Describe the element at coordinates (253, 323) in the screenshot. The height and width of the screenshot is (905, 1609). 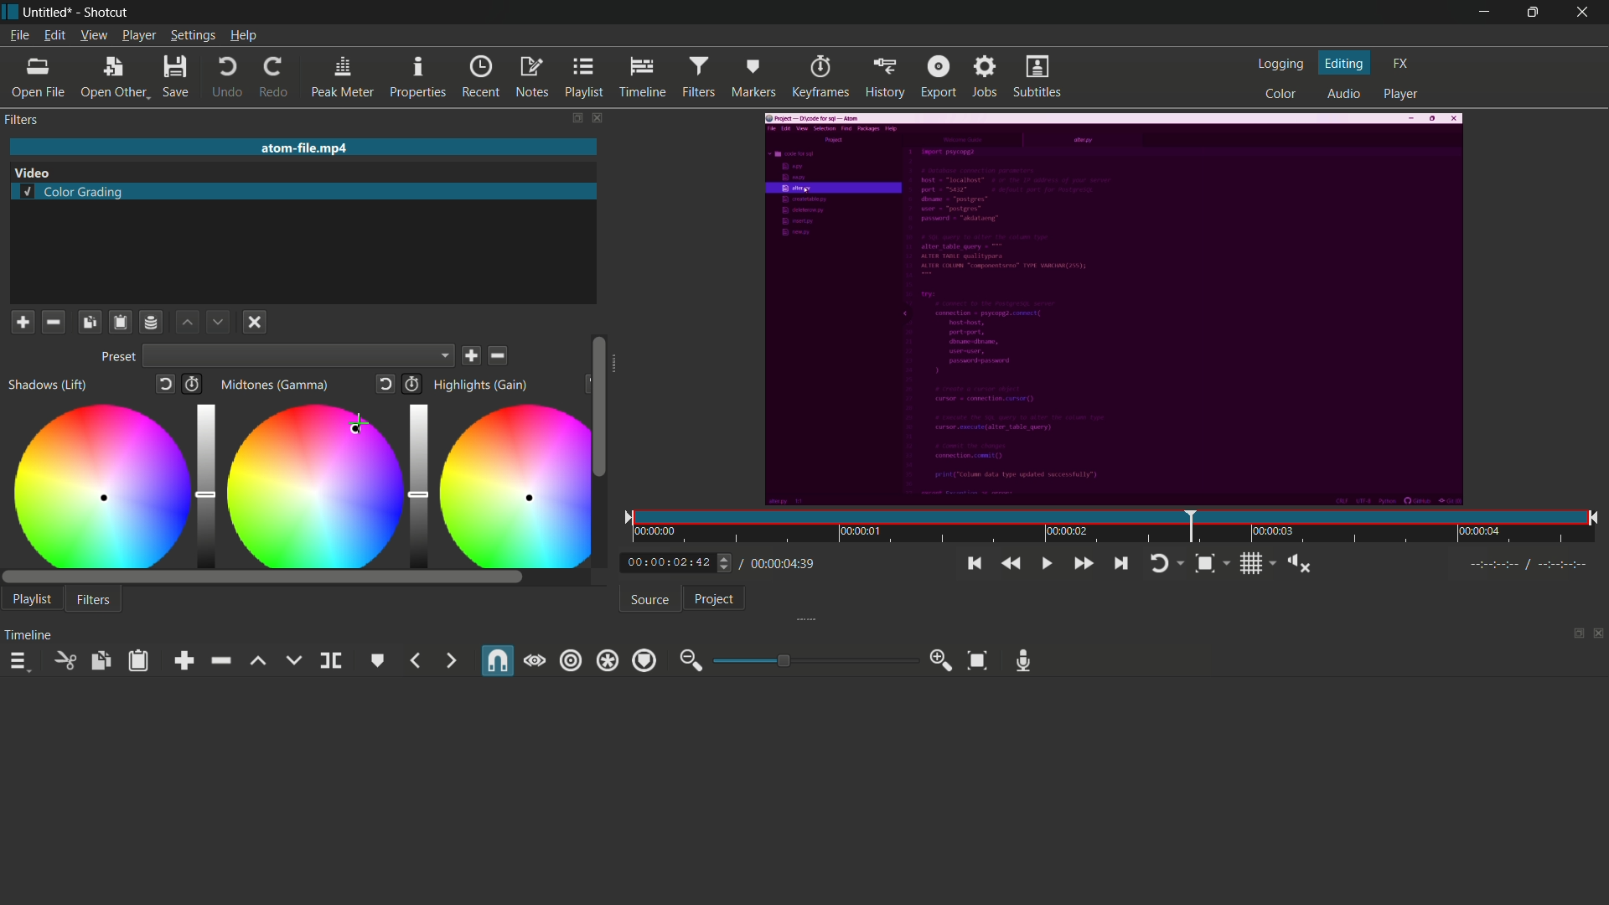
I see `Close` at that location.